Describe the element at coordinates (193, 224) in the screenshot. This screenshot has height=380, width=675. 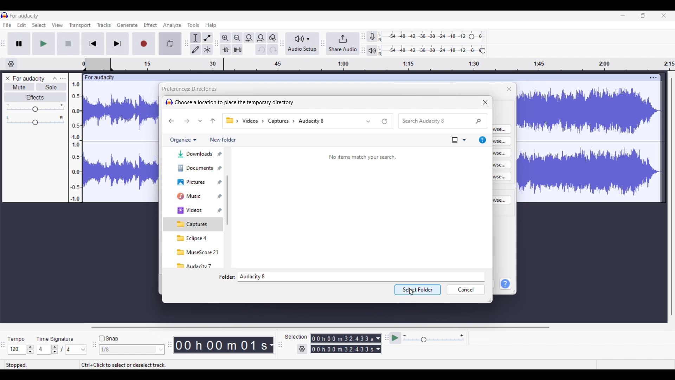
I see `Captures, current selection highlighted` at that location.